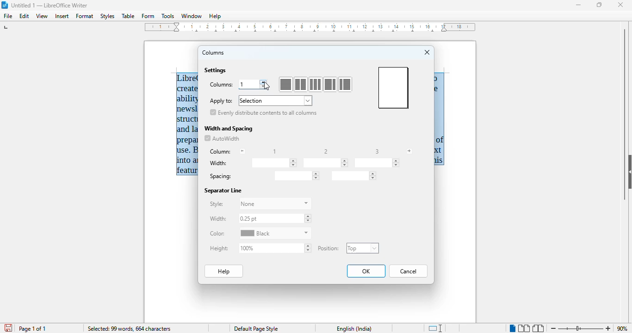 Image resolution: width=632 pixels, height=333 pixels. What do you see at coordinates (436, 328) in the screenshot?
I see `standard selection` at bounding box center [436, 328].